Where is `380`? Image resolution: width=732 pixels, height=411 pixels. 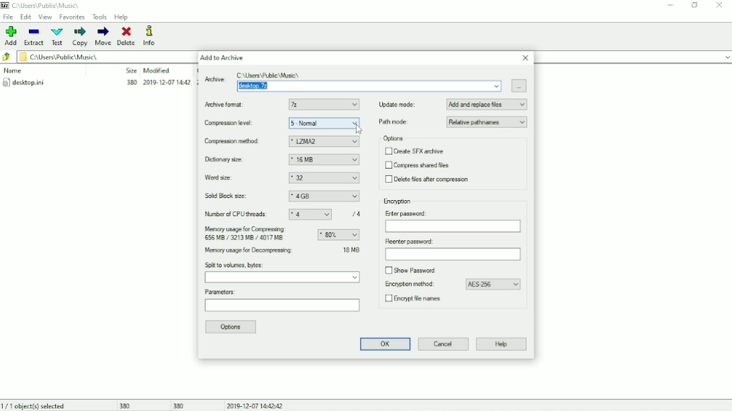
380 is located at coordinates (123, 406).